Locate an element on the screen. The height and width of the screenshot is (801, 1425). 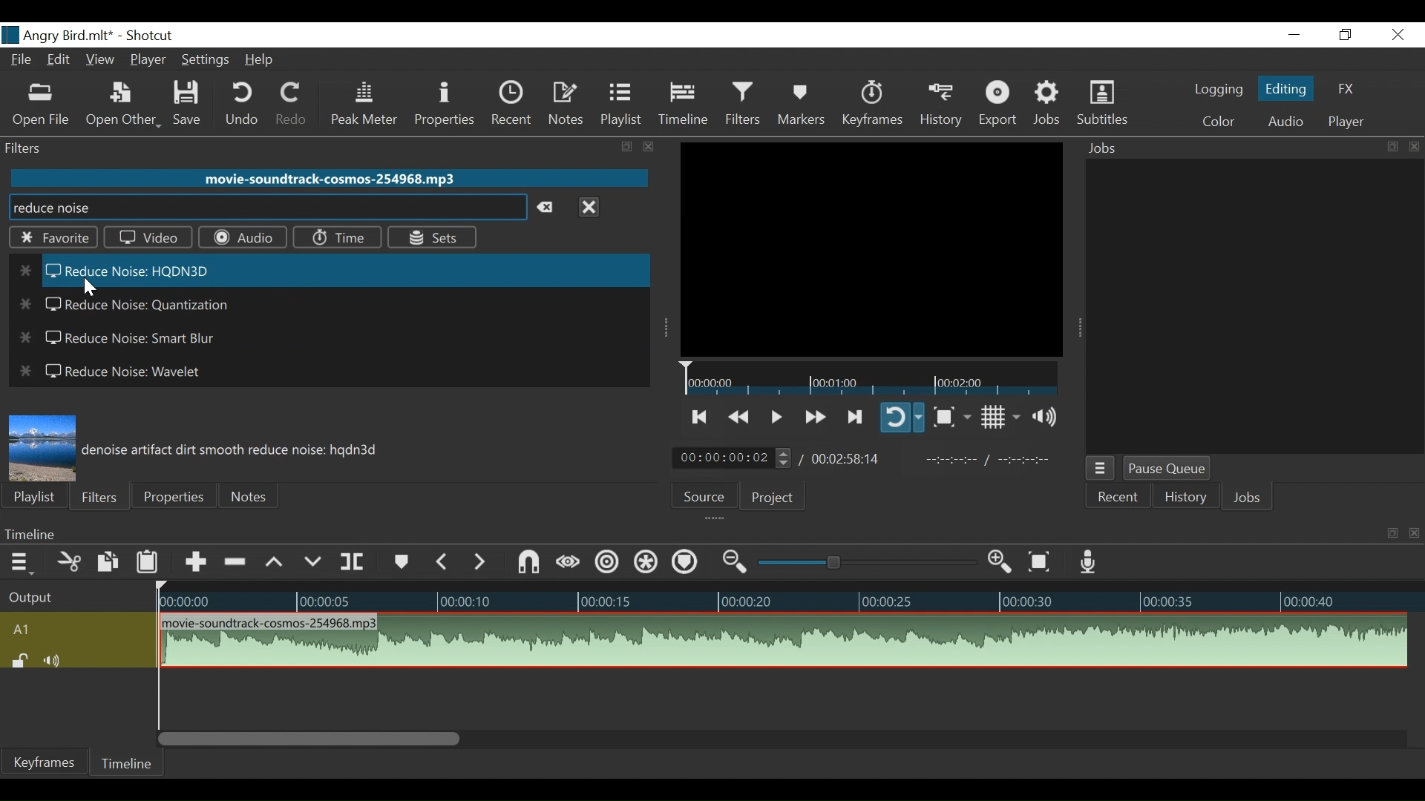
Shotcut is located at coordinates (151, 36).